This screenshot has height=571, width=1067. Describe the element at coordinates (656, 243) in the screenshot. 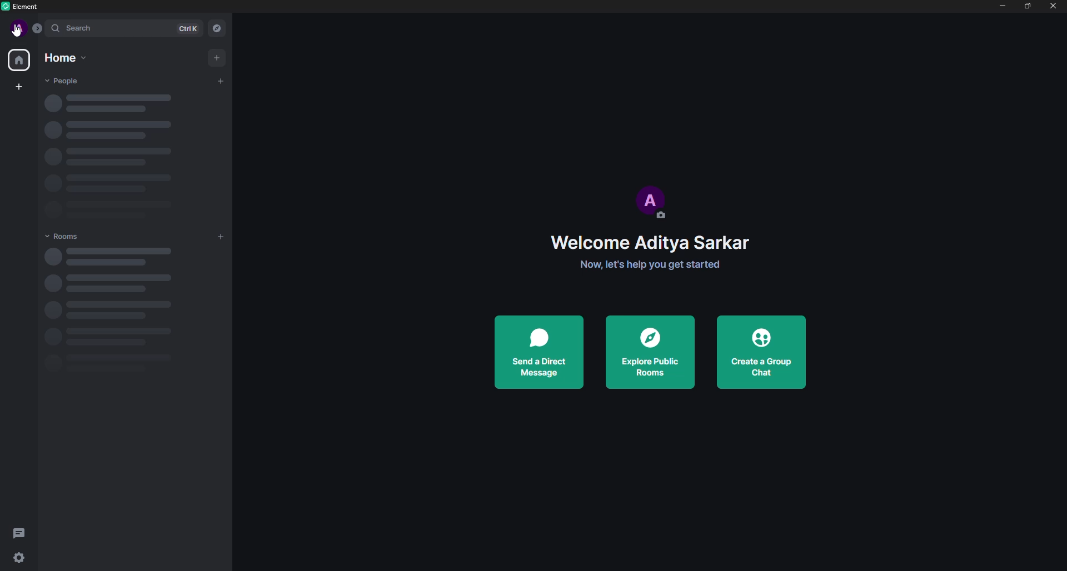

I see `Welcome Aditya Sarkar` at that location.